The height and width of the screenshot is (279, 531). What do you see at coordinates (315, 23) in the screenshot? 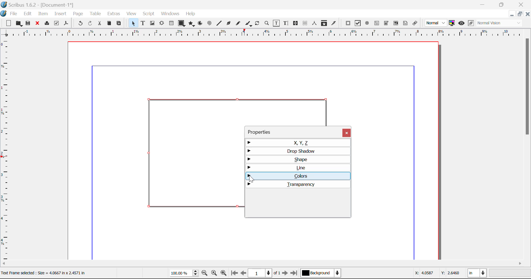
I see `Measurements` at bounding box center [315, 23].